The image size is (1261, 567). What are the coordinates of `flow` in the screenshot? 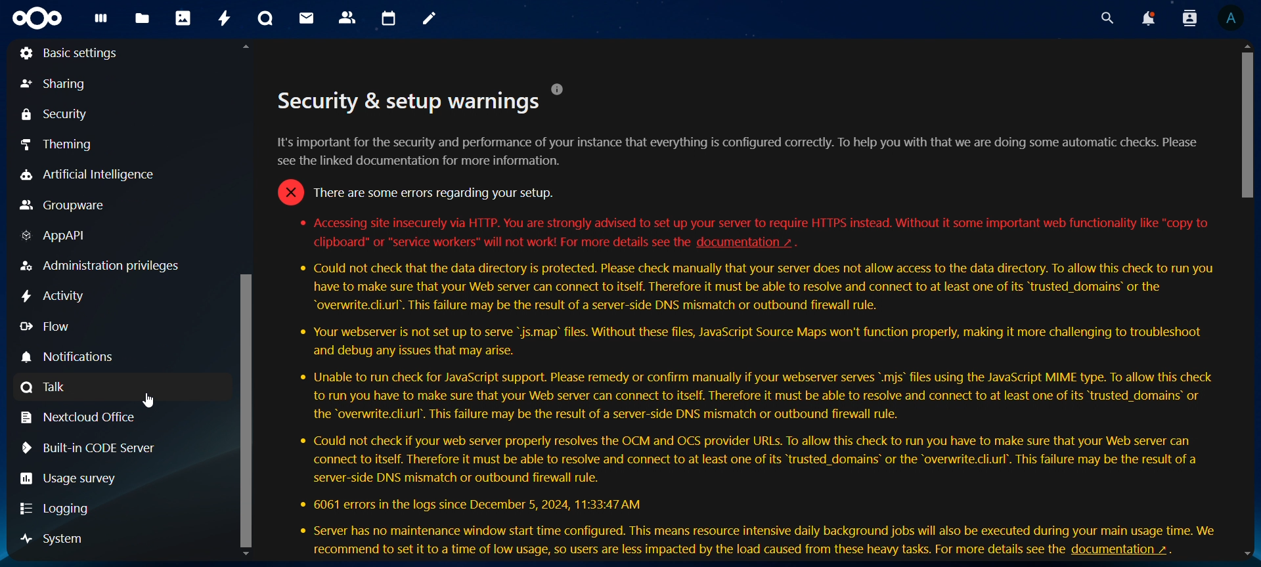 It's located at (47, 327).